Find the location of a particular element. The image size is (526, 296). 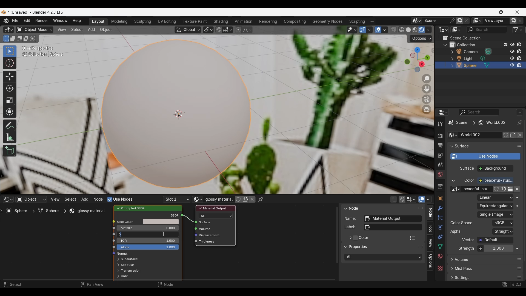

Disable all respective renders is located at coordinates (521, 44).